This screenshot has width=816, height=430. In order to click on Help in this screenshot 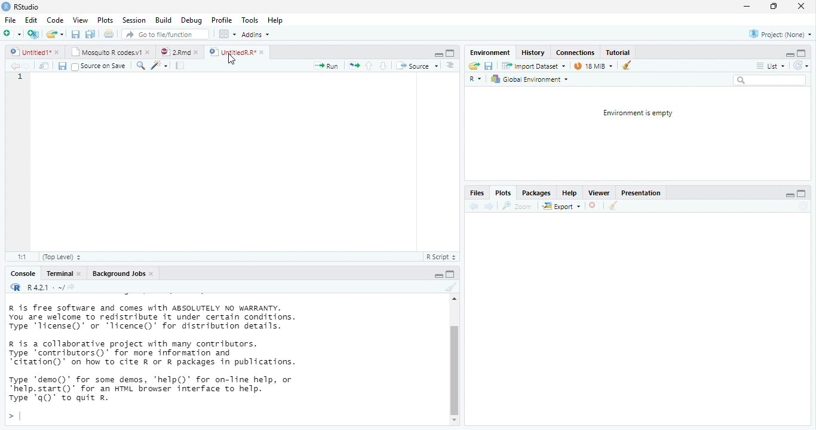, I will do `click(568, 193)`.